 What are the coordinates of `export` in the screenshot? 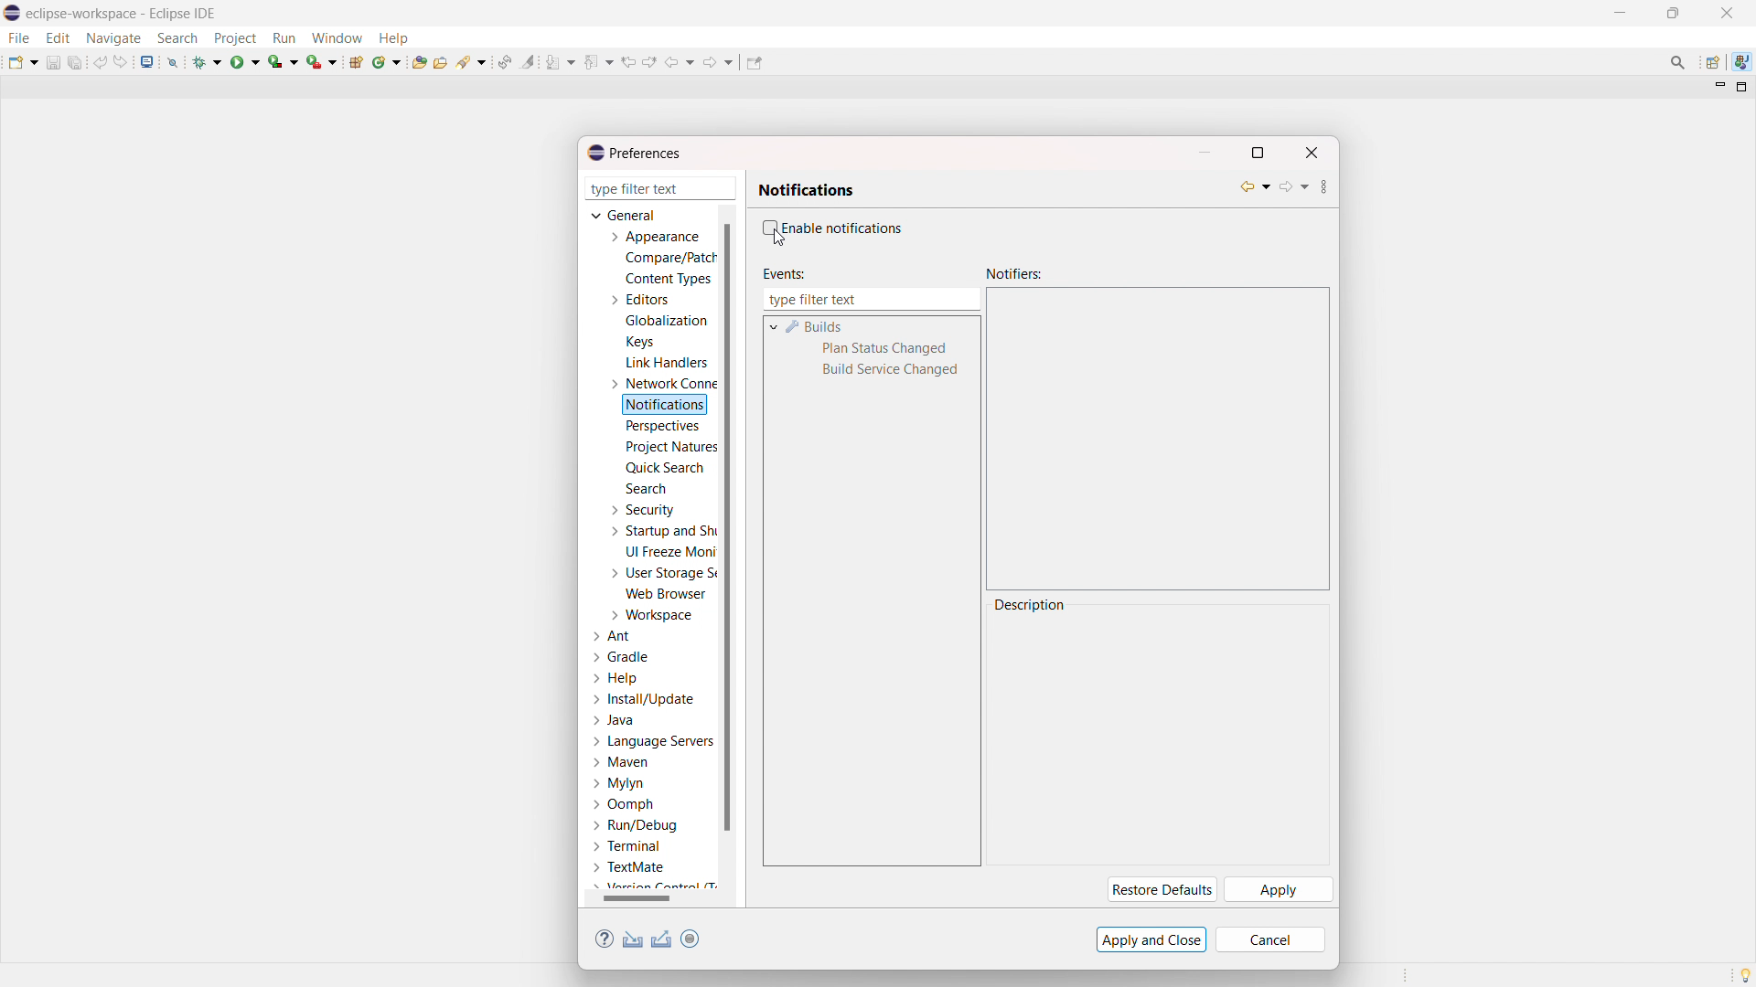 It's located at (662, 939).